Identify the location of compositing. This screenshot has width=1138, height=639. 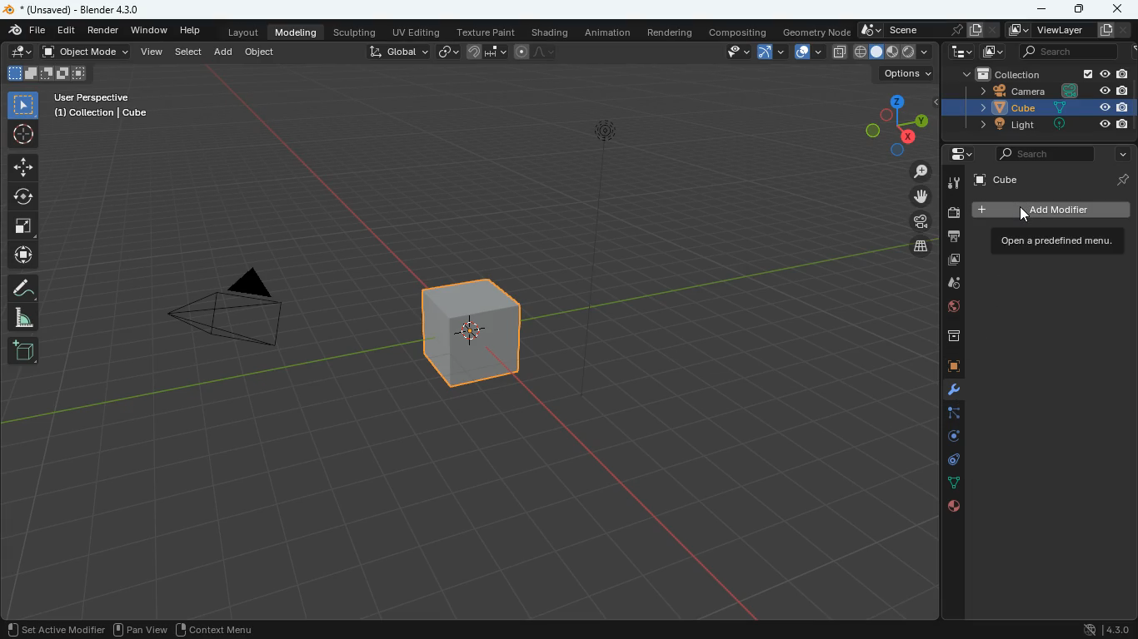
(739, 32).